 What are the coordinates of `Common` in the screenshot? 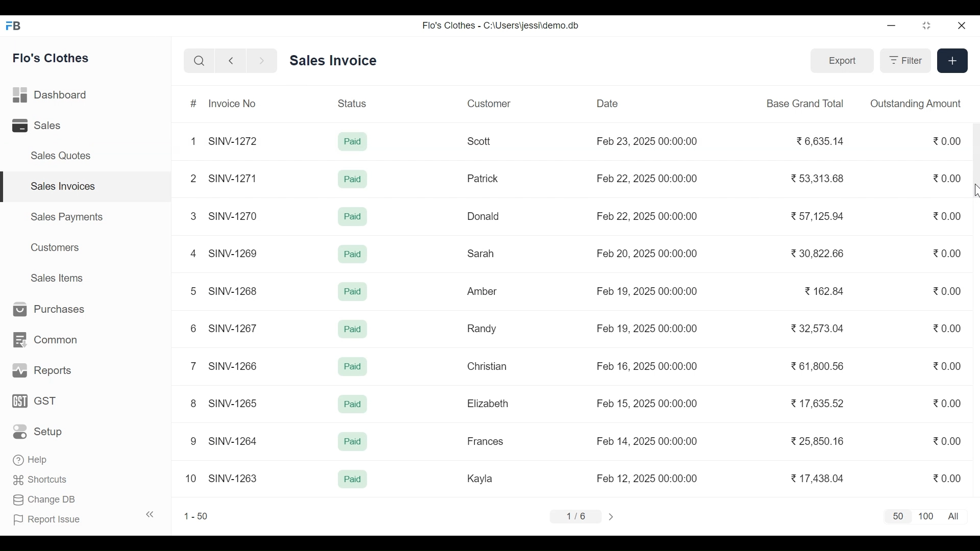 It's located at (43, 340).